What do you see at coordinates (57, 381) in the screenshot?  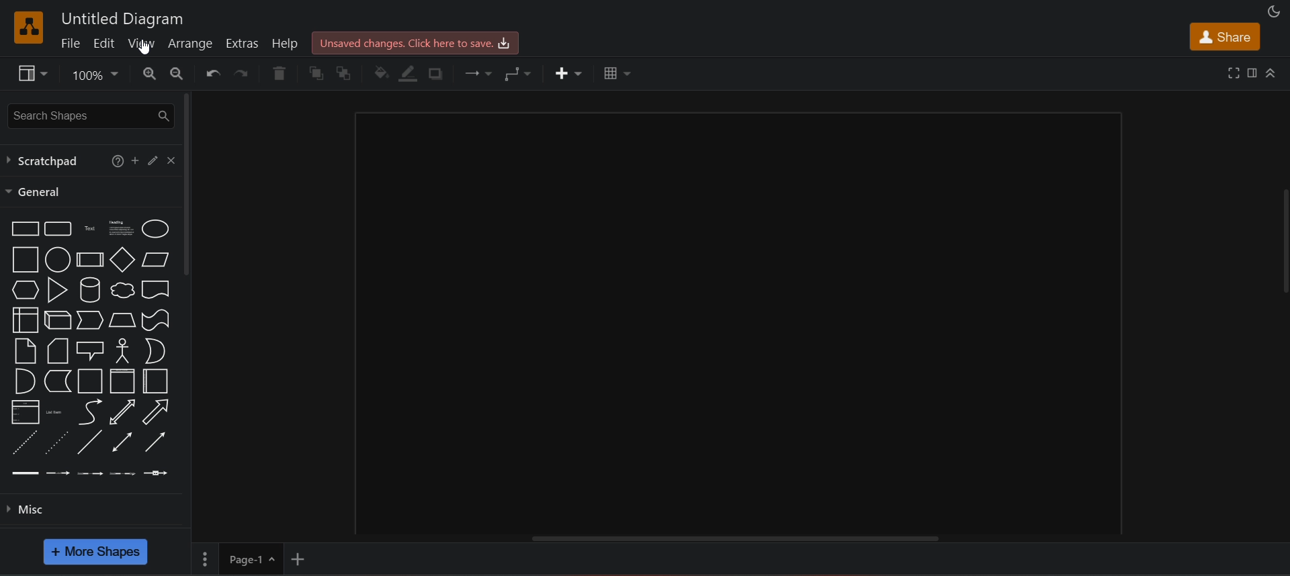 I see `data storage` at bounding box center [57, 381].